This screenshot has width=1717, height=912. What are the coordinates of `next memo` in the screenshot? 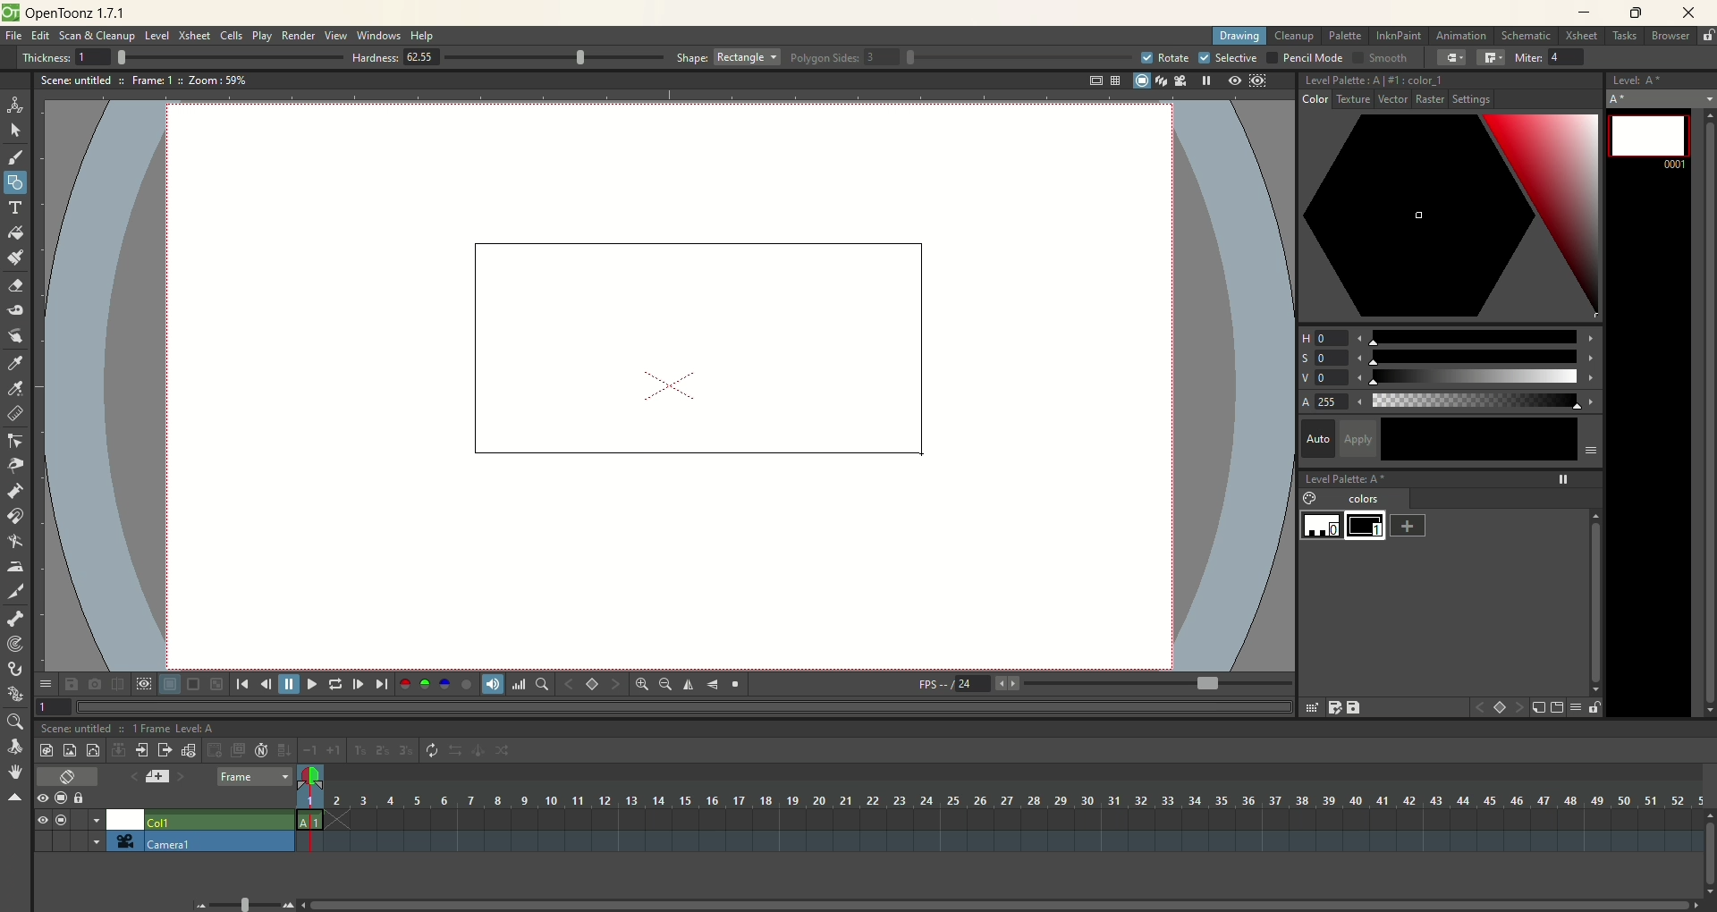 It's located at (182, 779).